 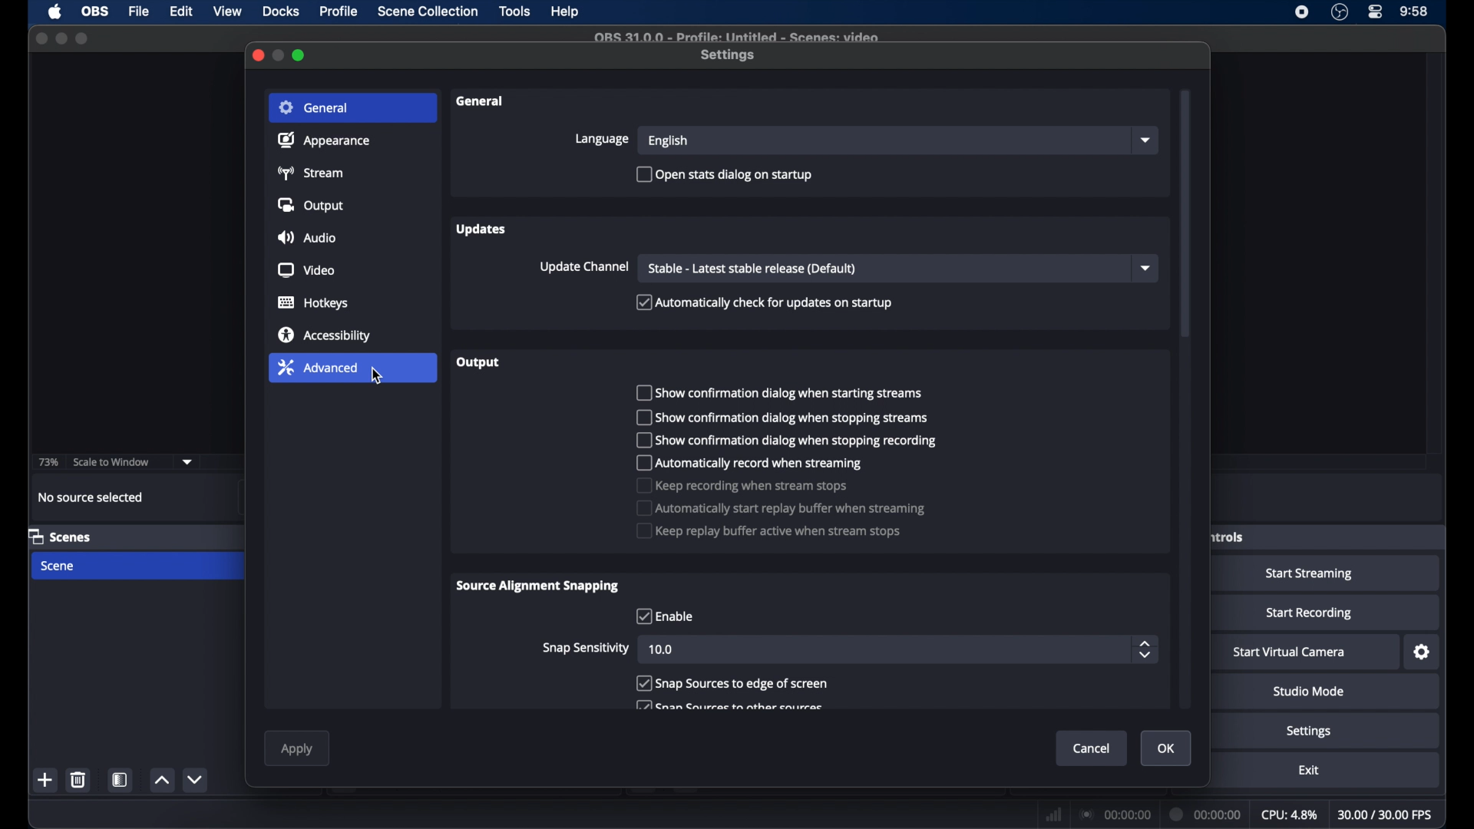 I want to click on file, so click(x=139, y=10).